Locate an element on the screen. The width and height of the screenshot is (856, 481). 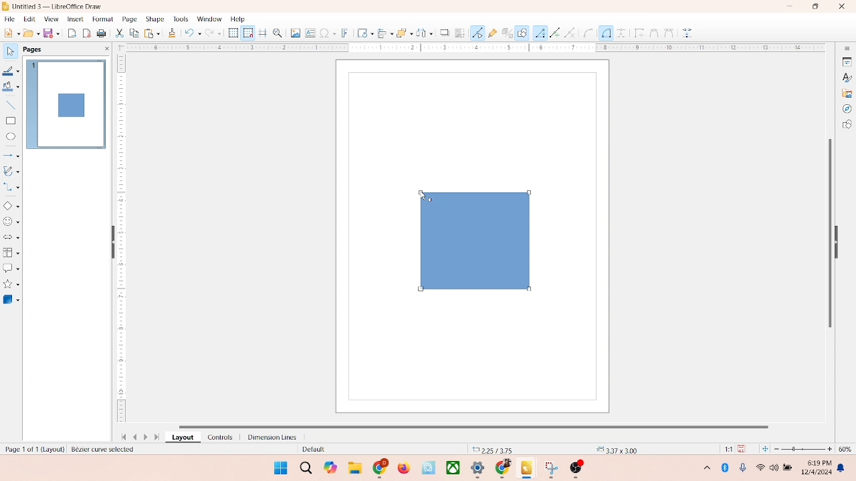
point edit mode is located at coordinates (477, 32).